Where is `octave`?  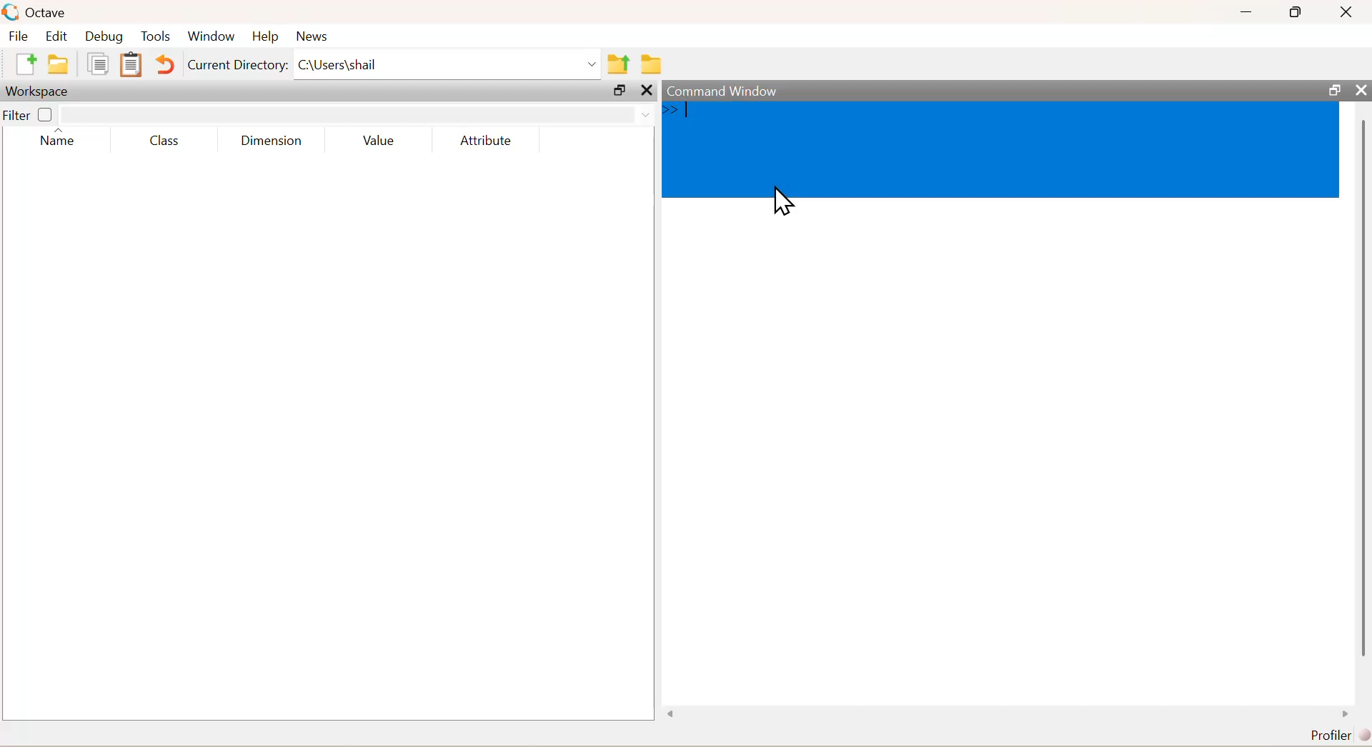
octave is located at coordinates (49, 14).